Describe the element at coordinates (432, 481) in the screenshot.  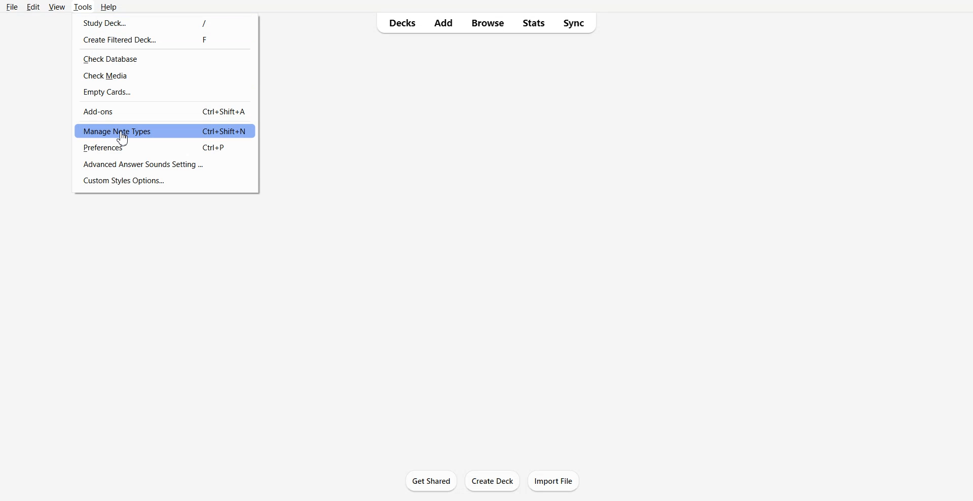
I see `Get Started` at that location.